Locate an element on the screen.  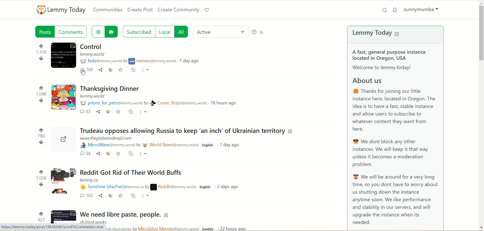
share is located at coordinates (100, 195).